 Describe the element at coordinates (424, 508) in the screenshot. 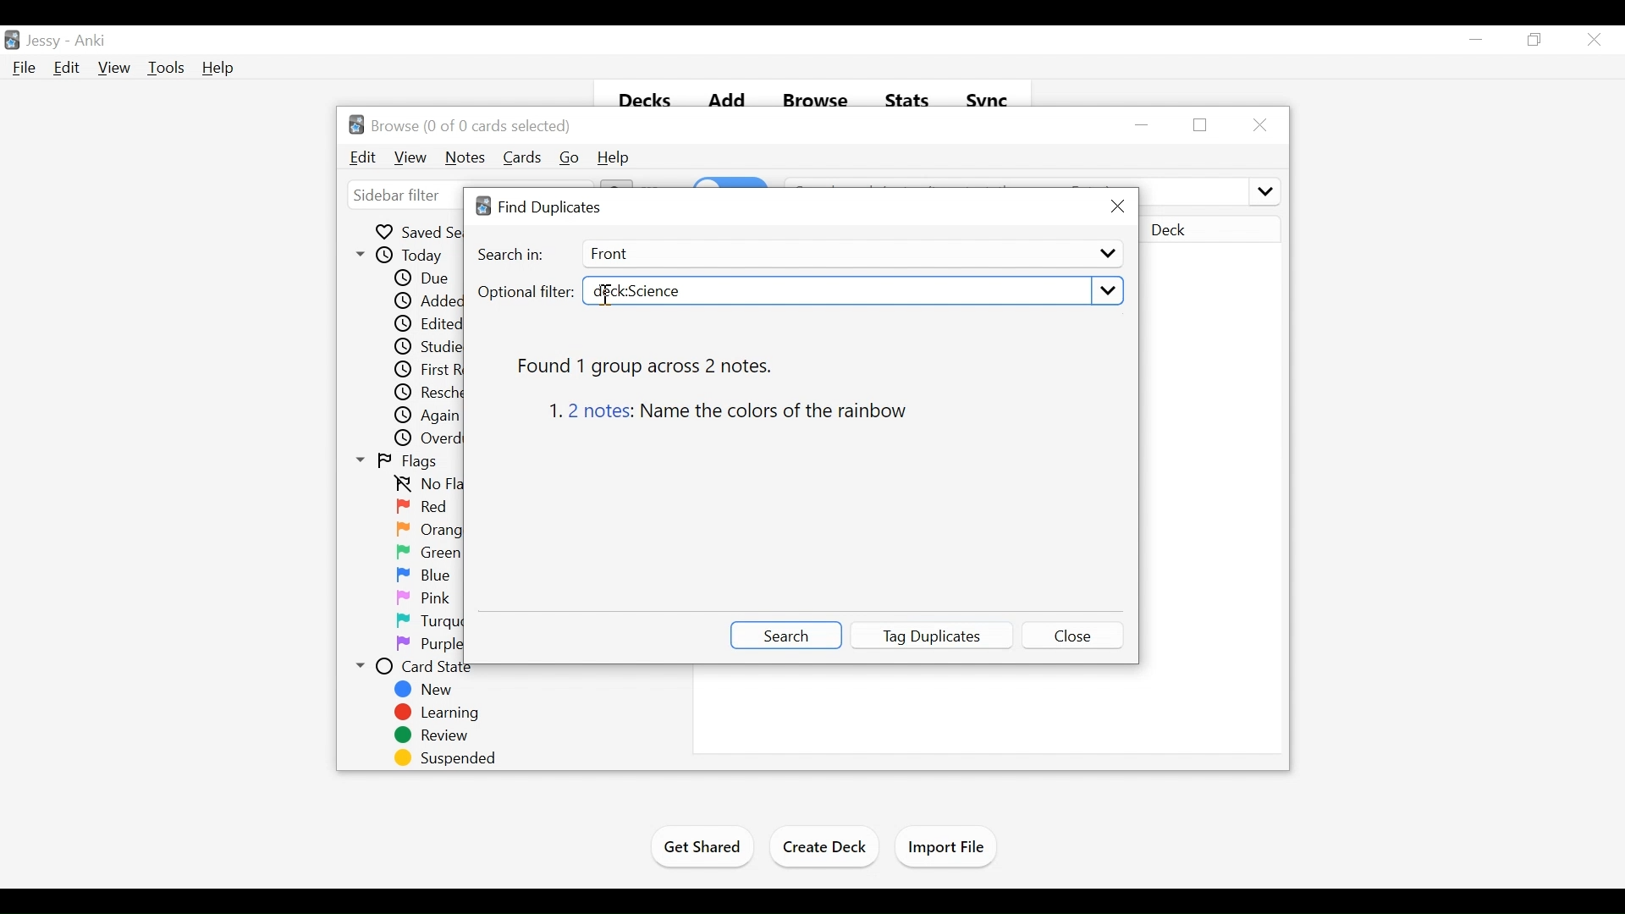

I see `Red` at that location.